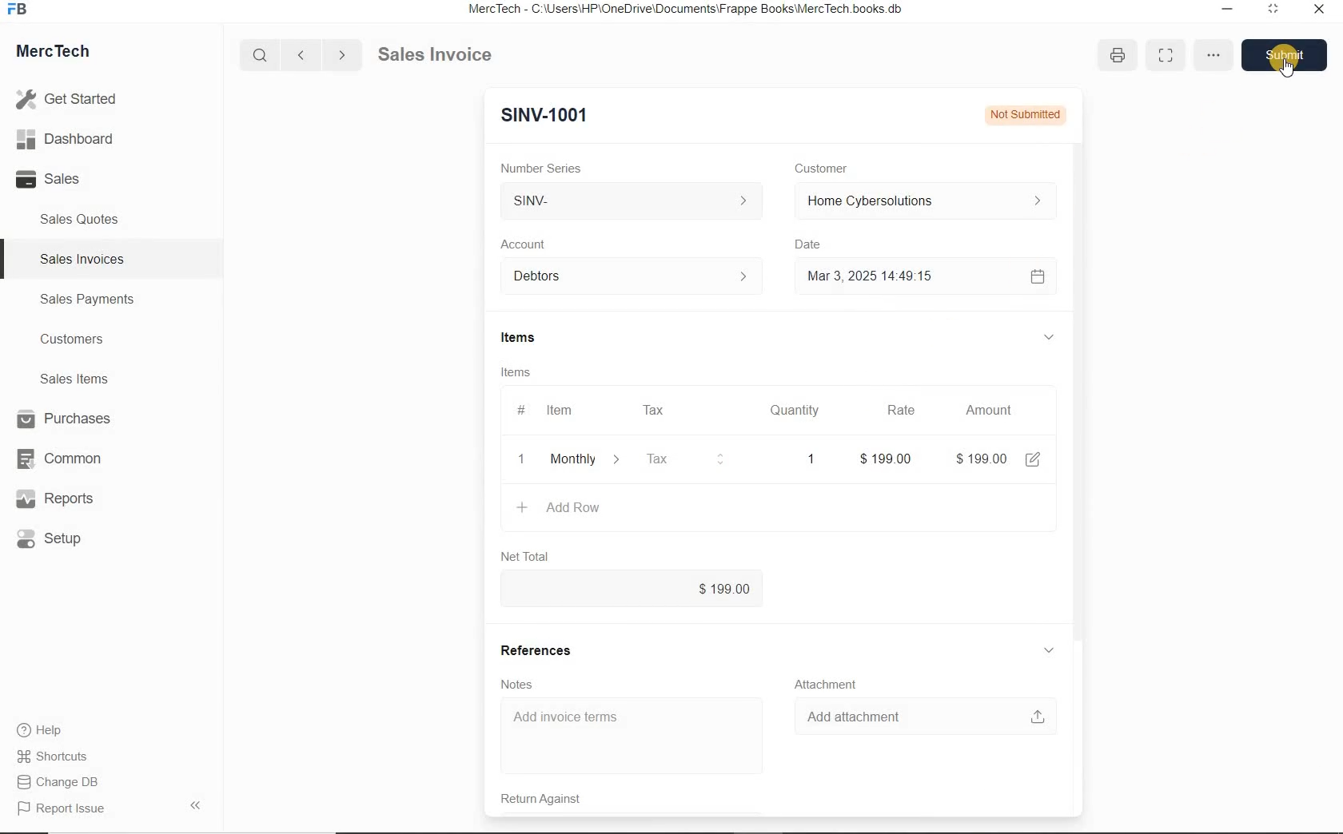  What do you see at coordinates (654, 409) in the screenshot?
I see `Tax` at bounding box center [654, 409].